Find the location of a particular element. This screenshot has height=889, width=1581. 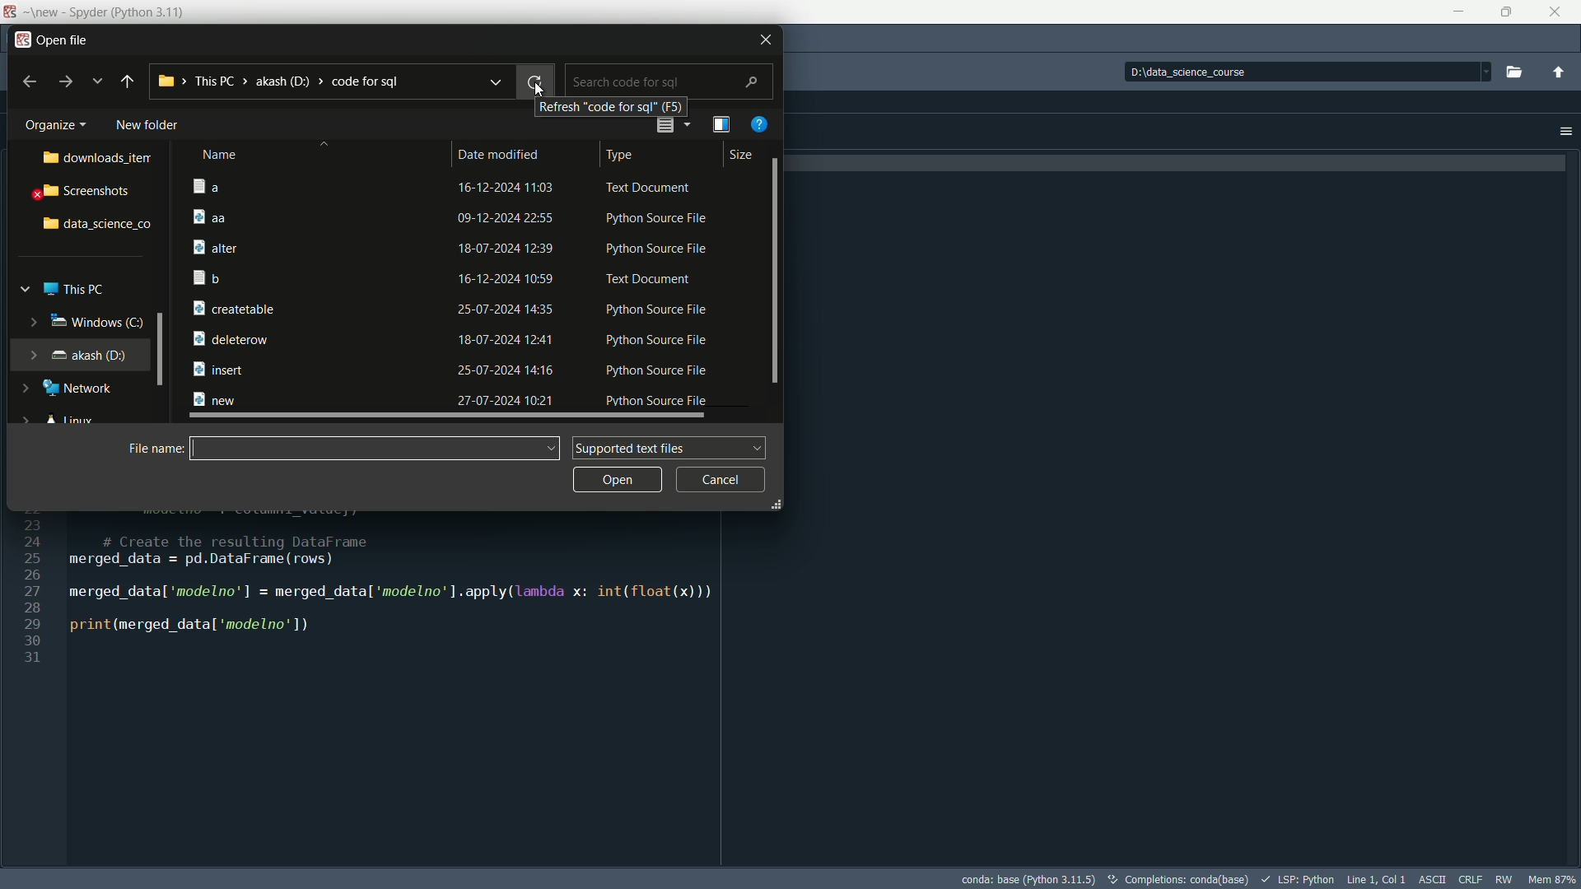

file name is located at coordinates (154, 449).